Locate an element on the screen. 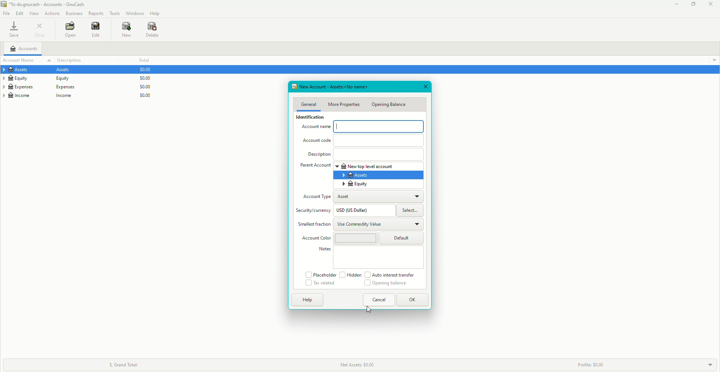  Identification is located at coordinates (308, 118).